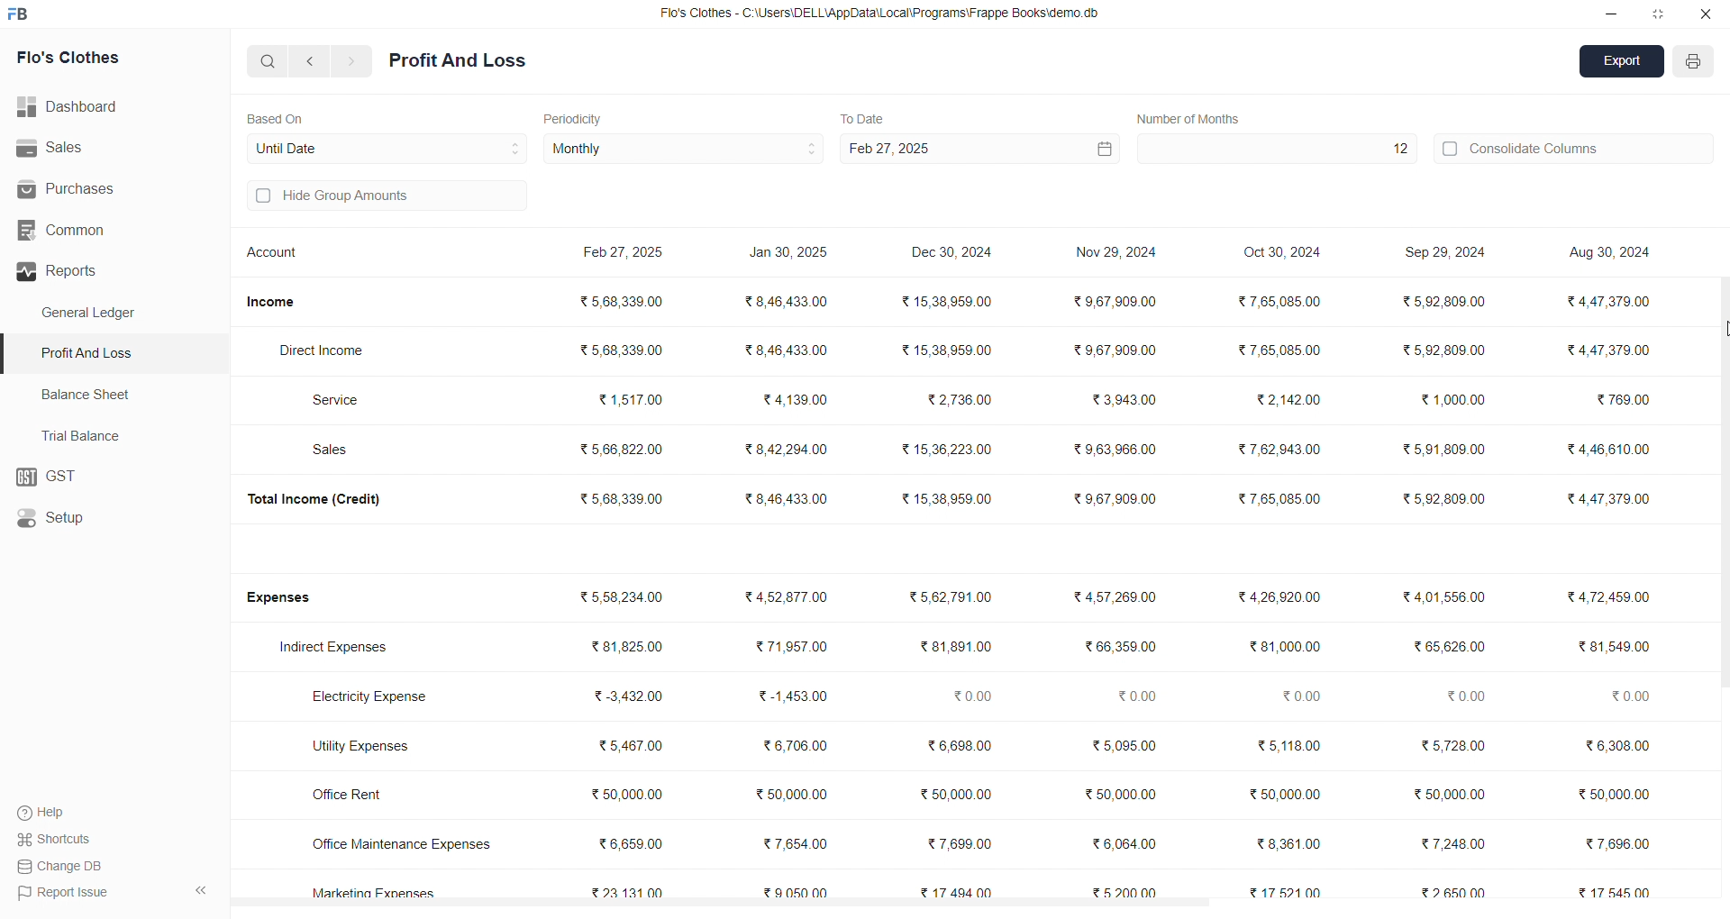  I want to click on ₹ 1,517.00, so click(631, 398).